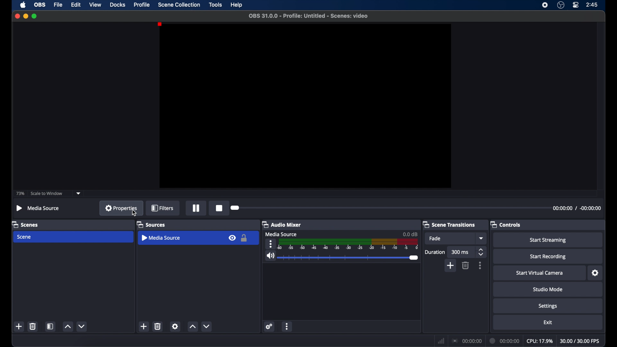 The image size is (617, 347). Describe the element at coordinates (20, 194) in the screenshot. I see `73%` at that location.